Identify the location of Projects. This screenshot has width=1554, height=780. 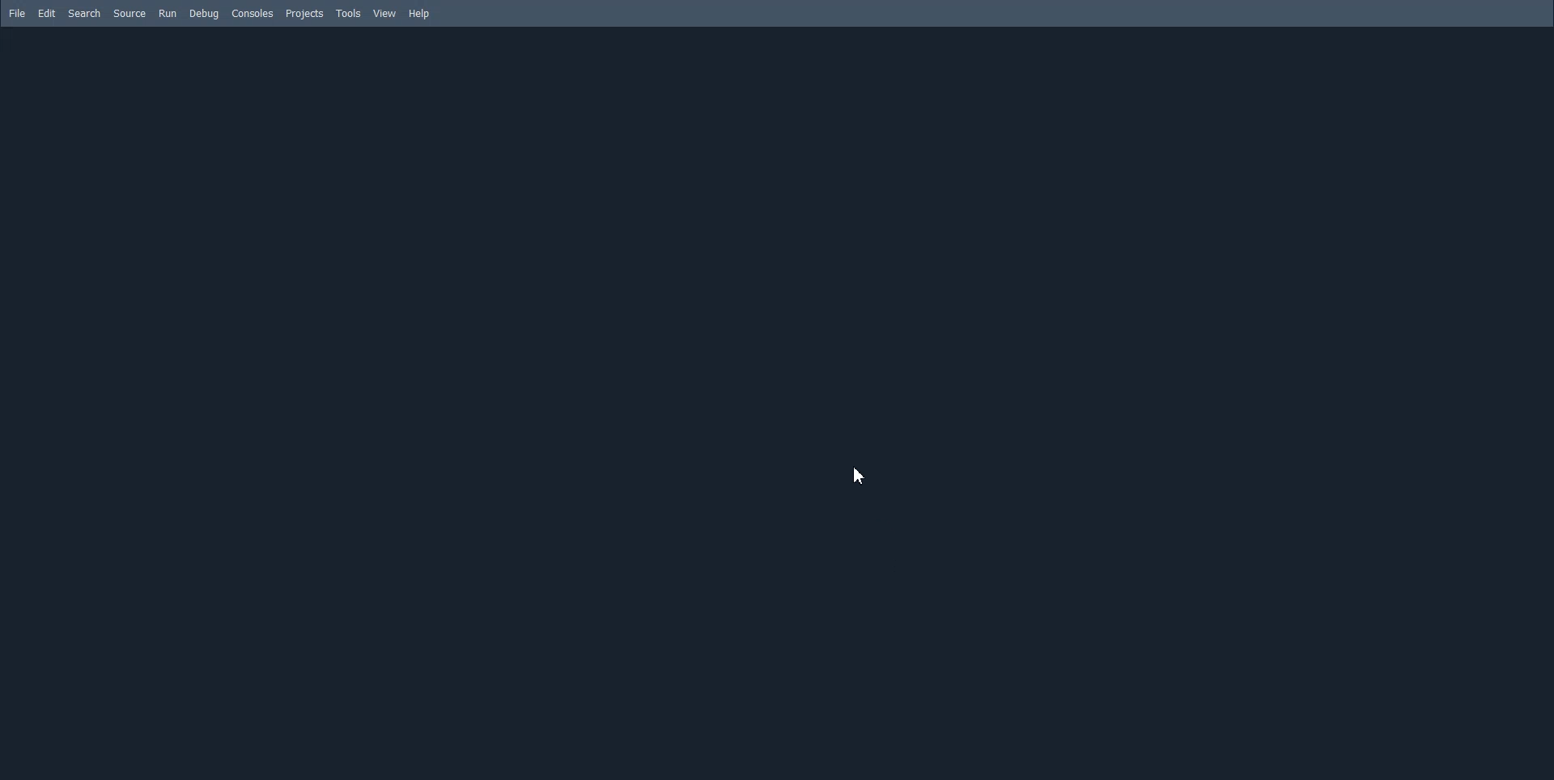
(307, 15).